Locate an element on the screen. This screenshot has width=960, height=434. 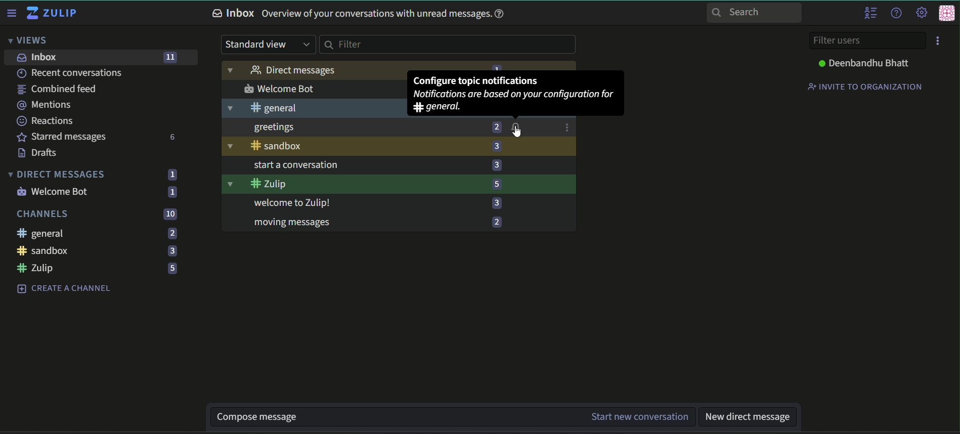
new direct message is located at coordinates (746, 417).